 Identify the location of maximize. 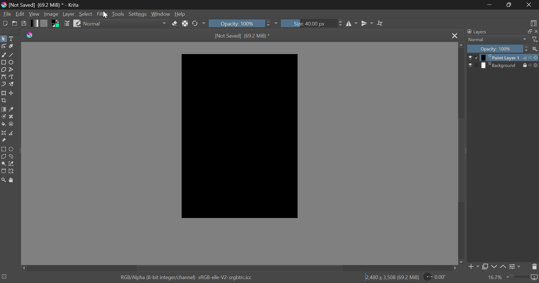
(528, 31).